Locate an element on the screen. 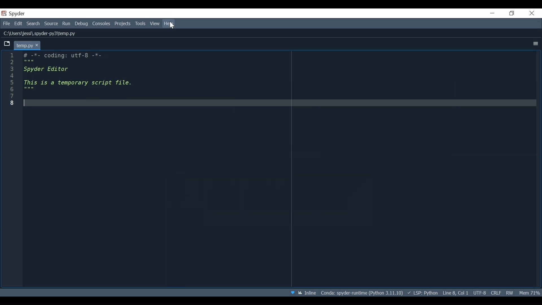 Image resolution: width=542 pixels, height=305 pixels. line number is located at coordinates (11, 79).